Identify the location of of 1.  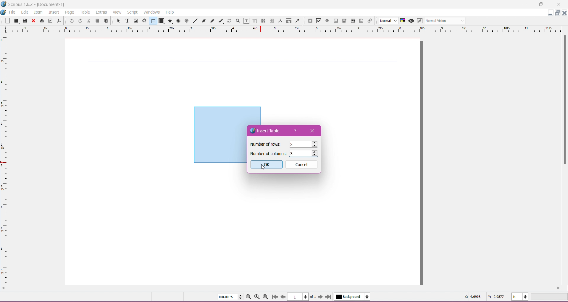
(313, 296).